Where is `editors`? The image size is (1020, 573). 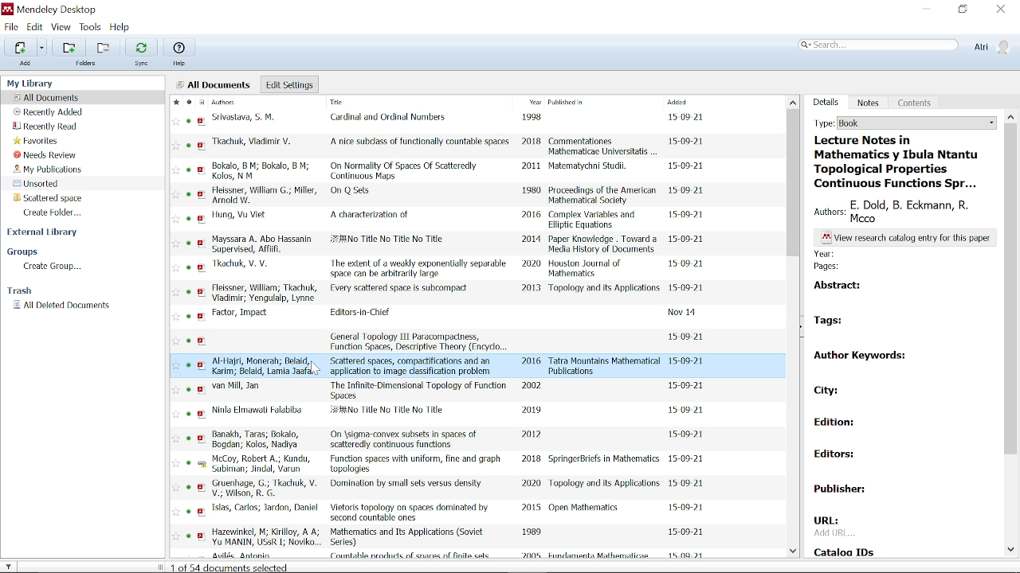 editors is located at coordinates (845, 457).